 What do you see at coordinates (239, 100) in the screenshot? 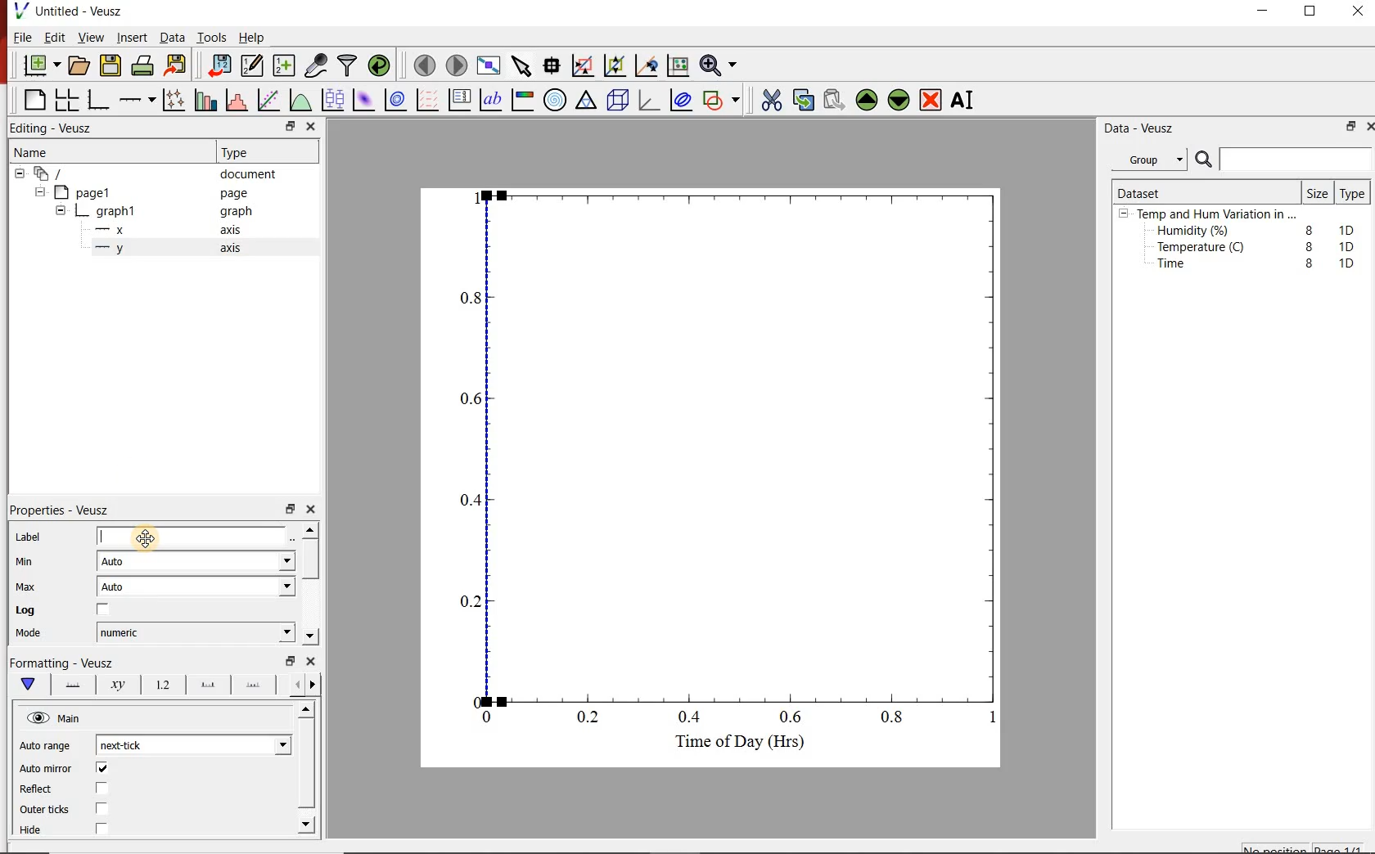
I see `histogram of a dataset` at bounding box center [239, 100].